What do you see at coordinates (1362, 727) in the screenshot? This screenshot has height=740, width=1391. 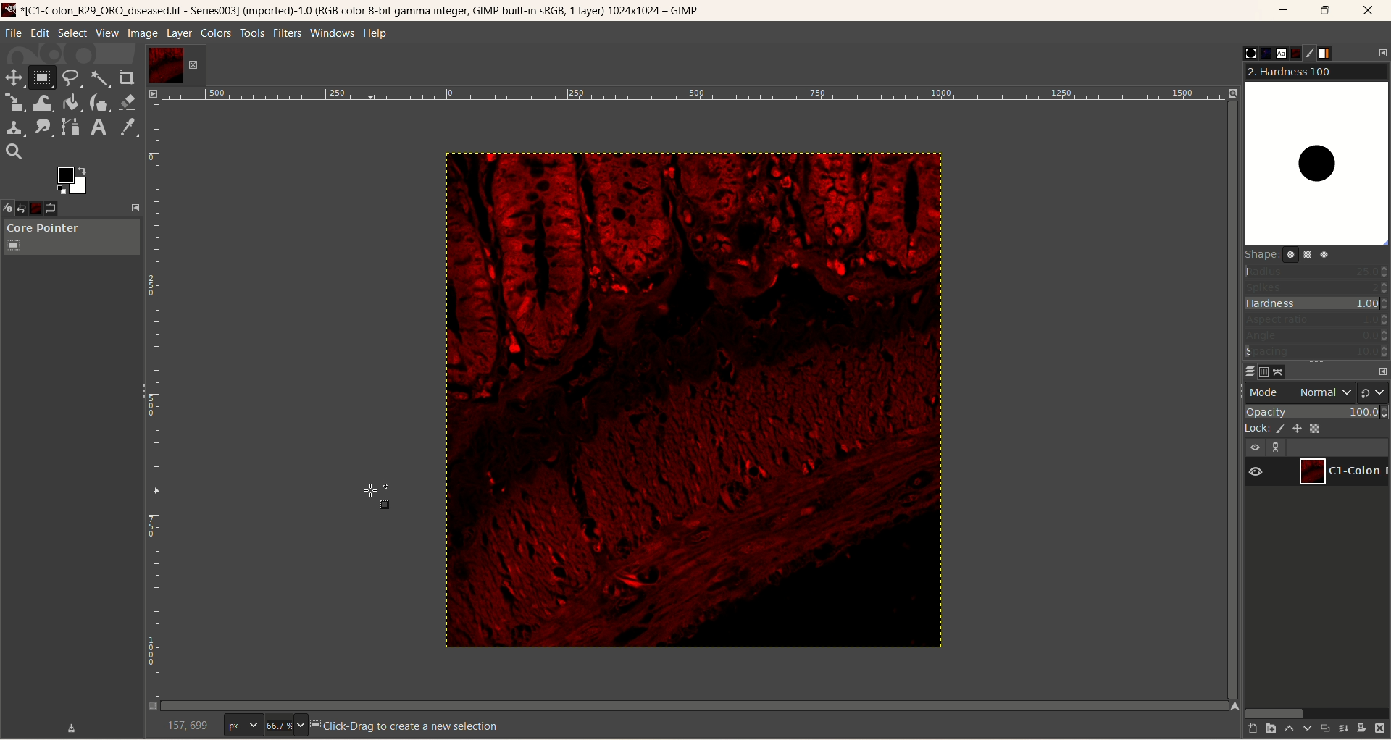 I see `add a mask` at bounding box center [1362, 727].